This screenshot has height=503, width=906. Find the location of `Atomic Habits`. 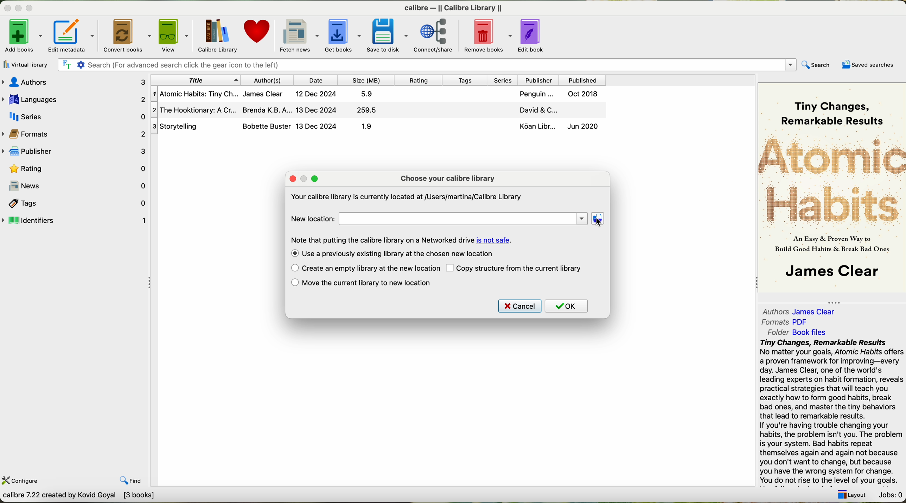

Atomic Habits is located at coordinates (832, 180).